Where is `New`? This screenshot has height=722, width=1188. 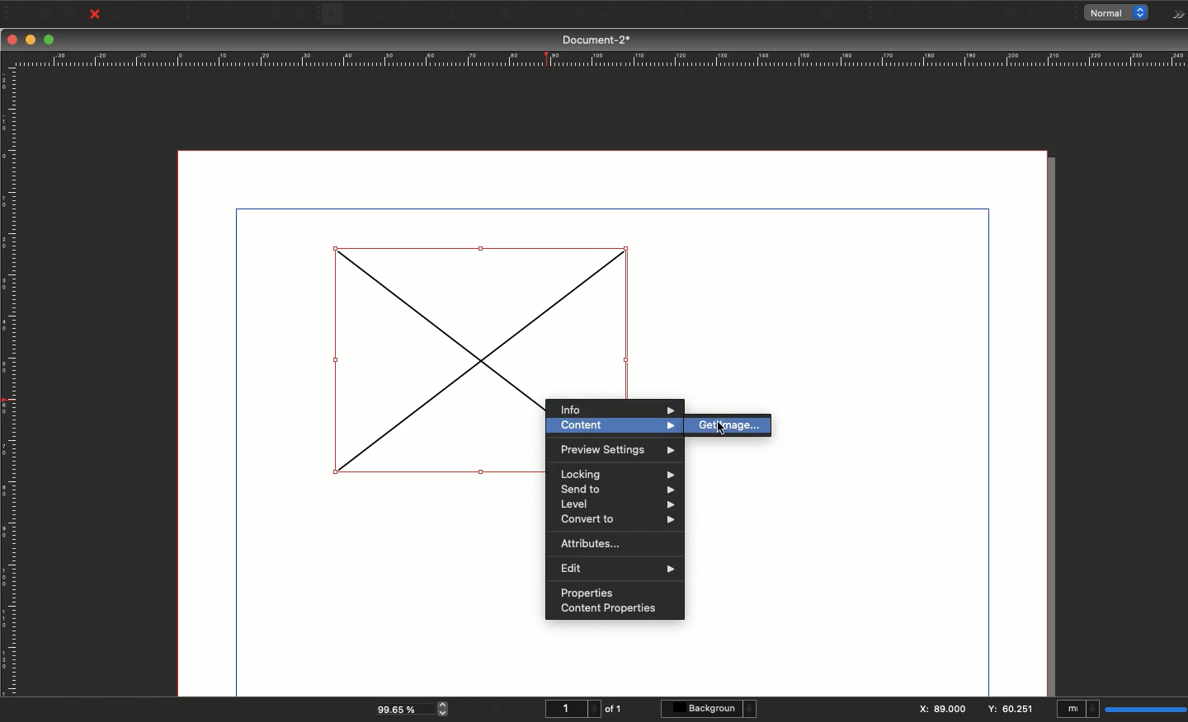 New is located at coordinates (18, 12).